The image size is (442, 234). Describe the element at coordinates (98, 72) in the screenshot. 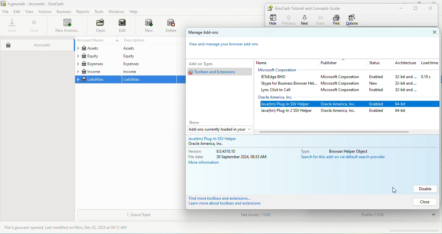

I see `income` at that location.